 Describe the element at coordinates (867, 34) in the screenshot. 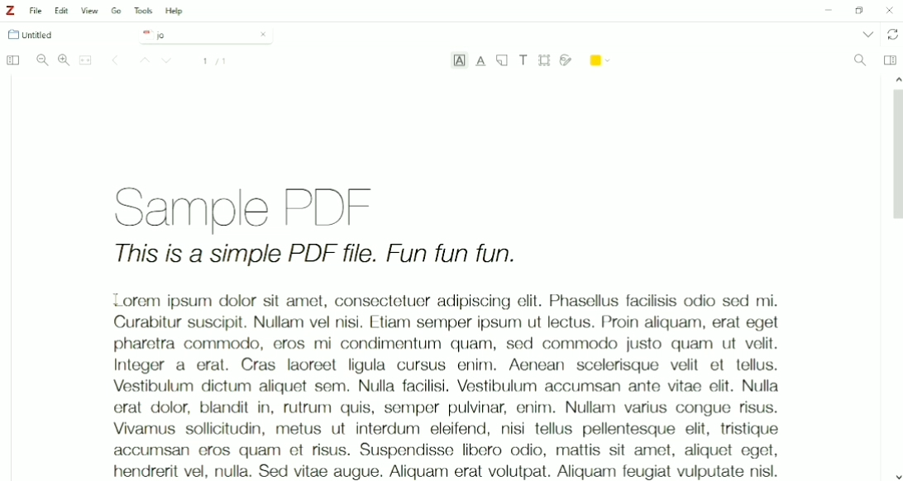

I see `List all tabs` at that location.